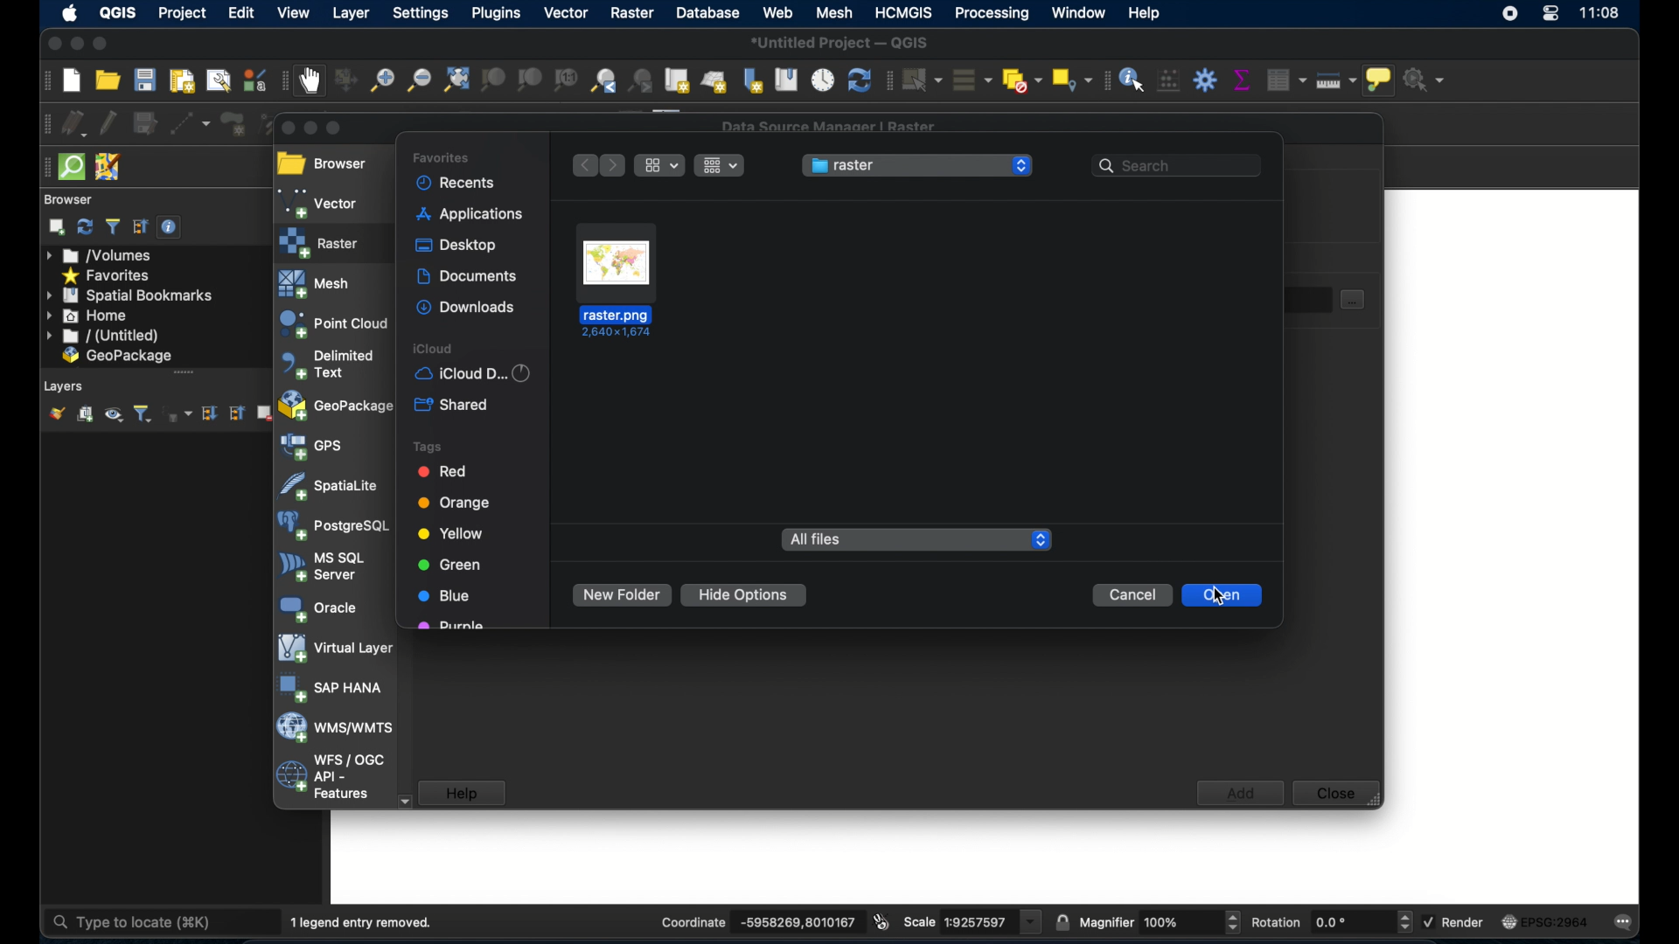 The height and width of the screenshot is (944, 1679). What do you see at coordinates (528, 80) in the screenshot?
I see `zoom to layer` at bounding box center [528, 80].